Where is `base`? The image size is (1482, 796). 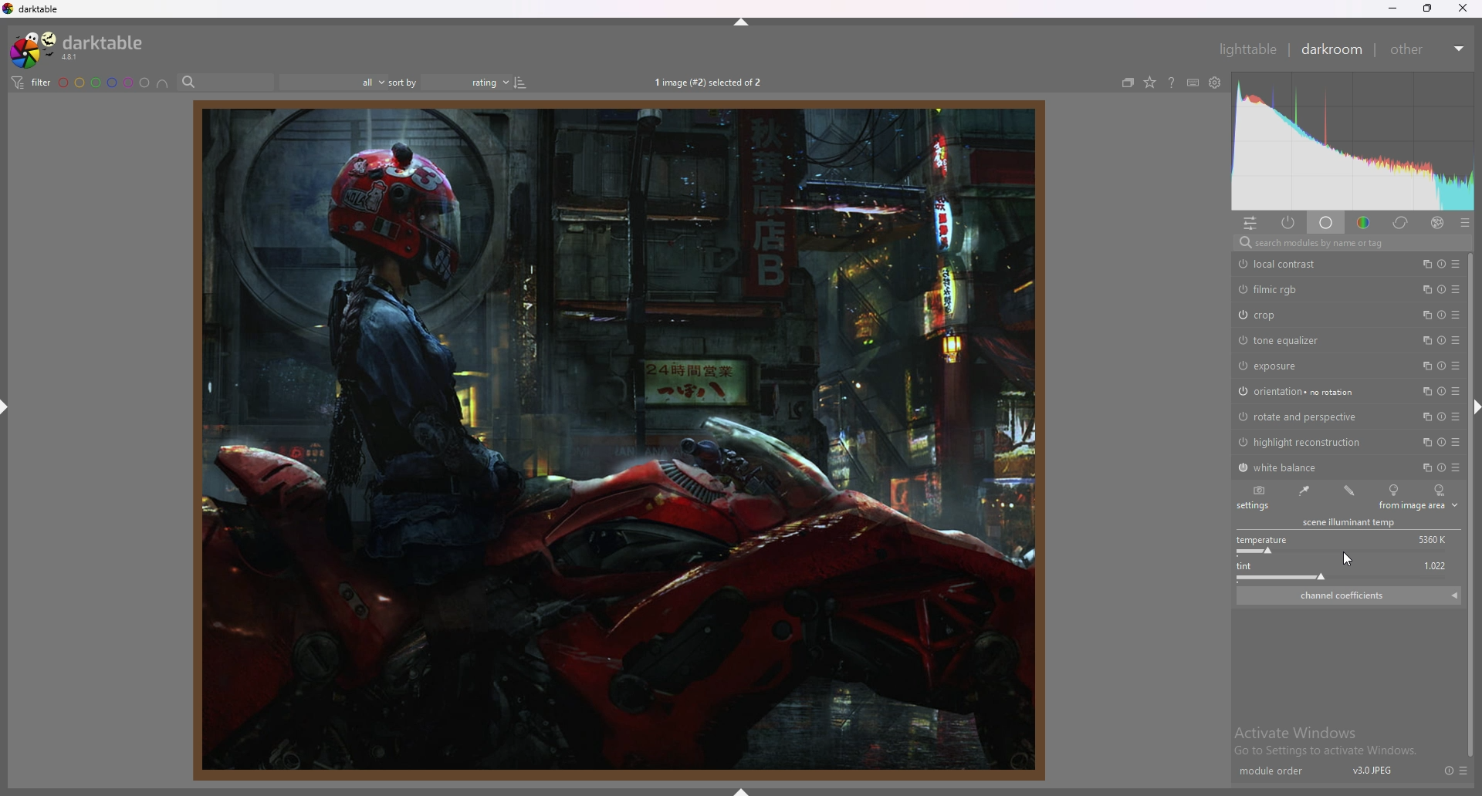
base is located at coordinates (1326, 224).